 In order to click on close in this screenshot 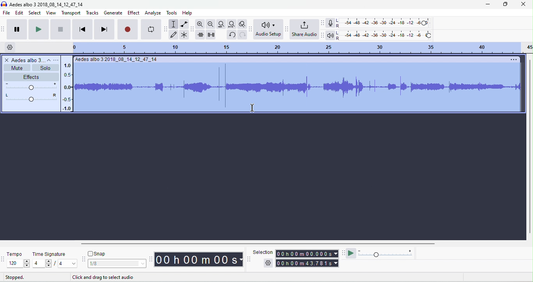, I will do `click(524, 4)`.